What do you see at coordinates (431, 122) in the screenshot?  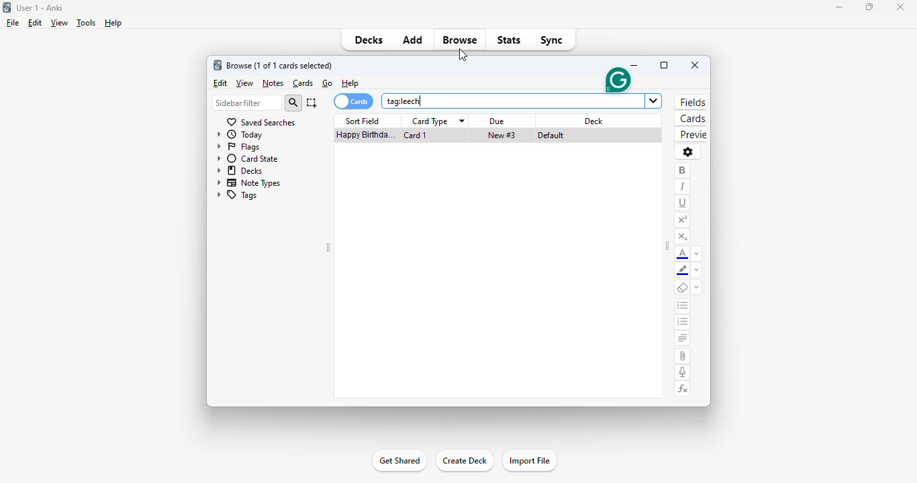 I see `card type` at bounding box center [431, 122].